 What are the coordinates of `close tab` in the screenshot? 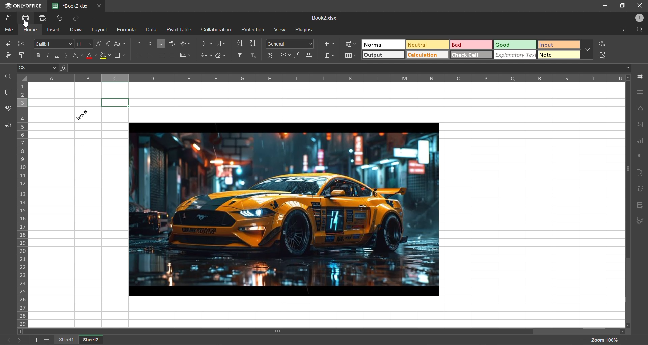 It's located at (98, 5).